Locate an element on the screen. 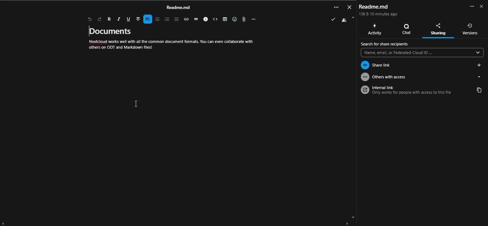  undo is located at coordinates (90, 19).